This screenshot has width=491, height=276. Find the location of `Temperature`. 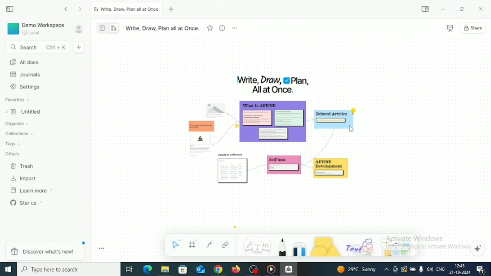

Temperature is located at coordinates (357, 269).